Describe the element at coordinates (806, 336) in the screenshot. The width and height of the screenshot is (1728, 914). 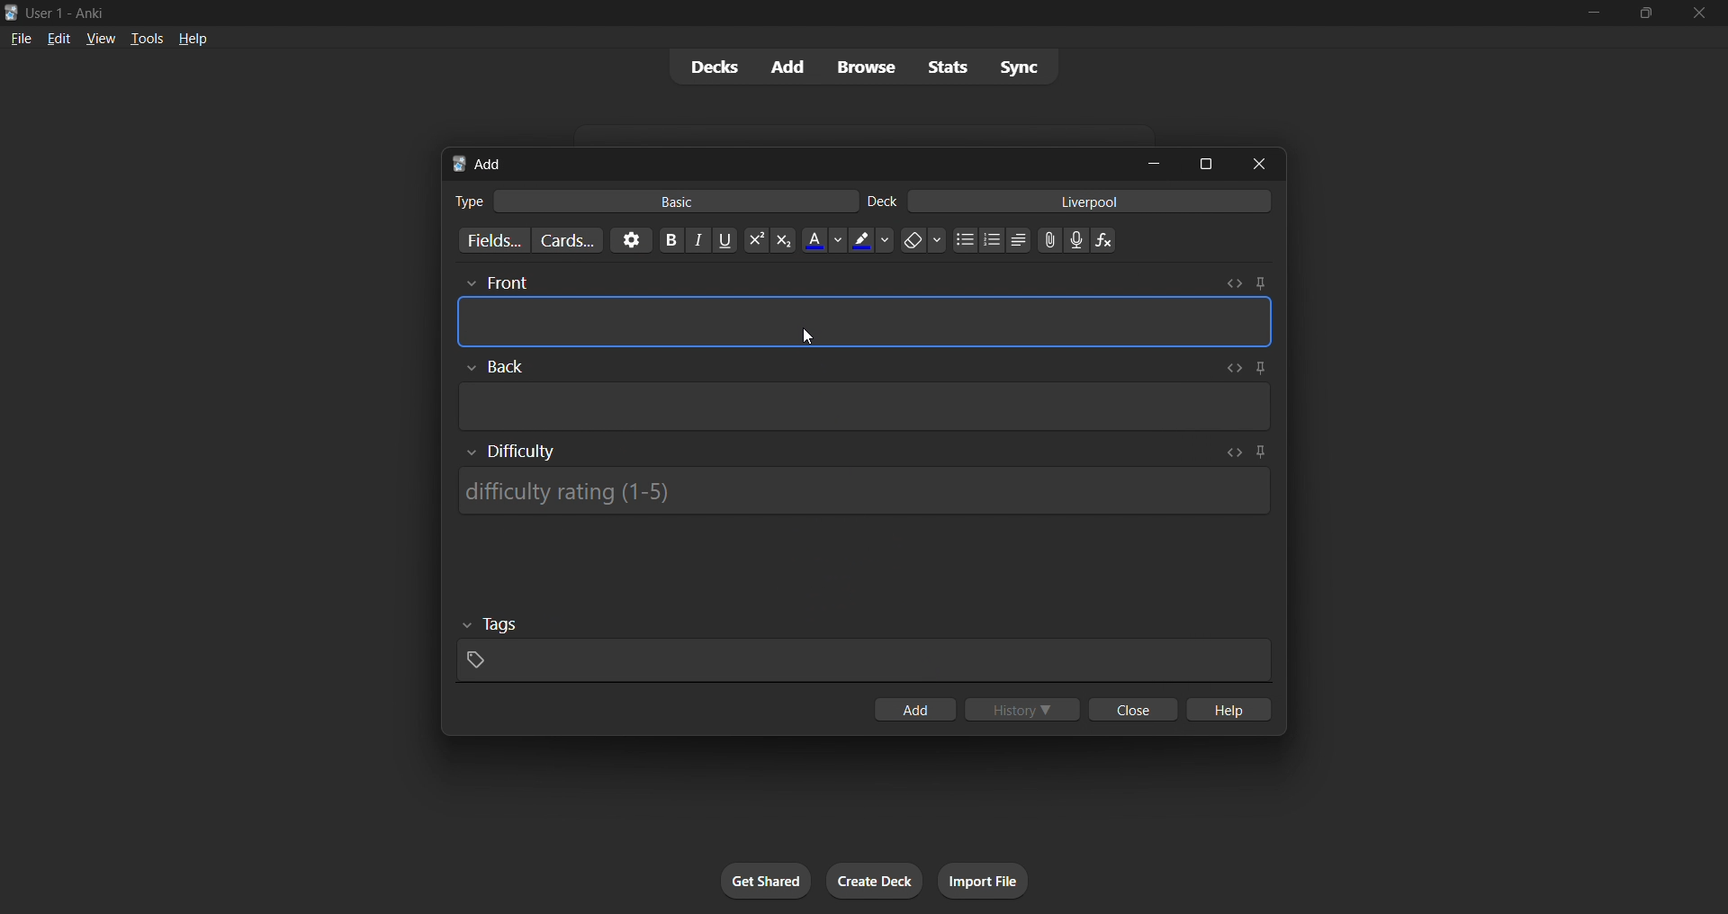
I see `Cursor` at that location.